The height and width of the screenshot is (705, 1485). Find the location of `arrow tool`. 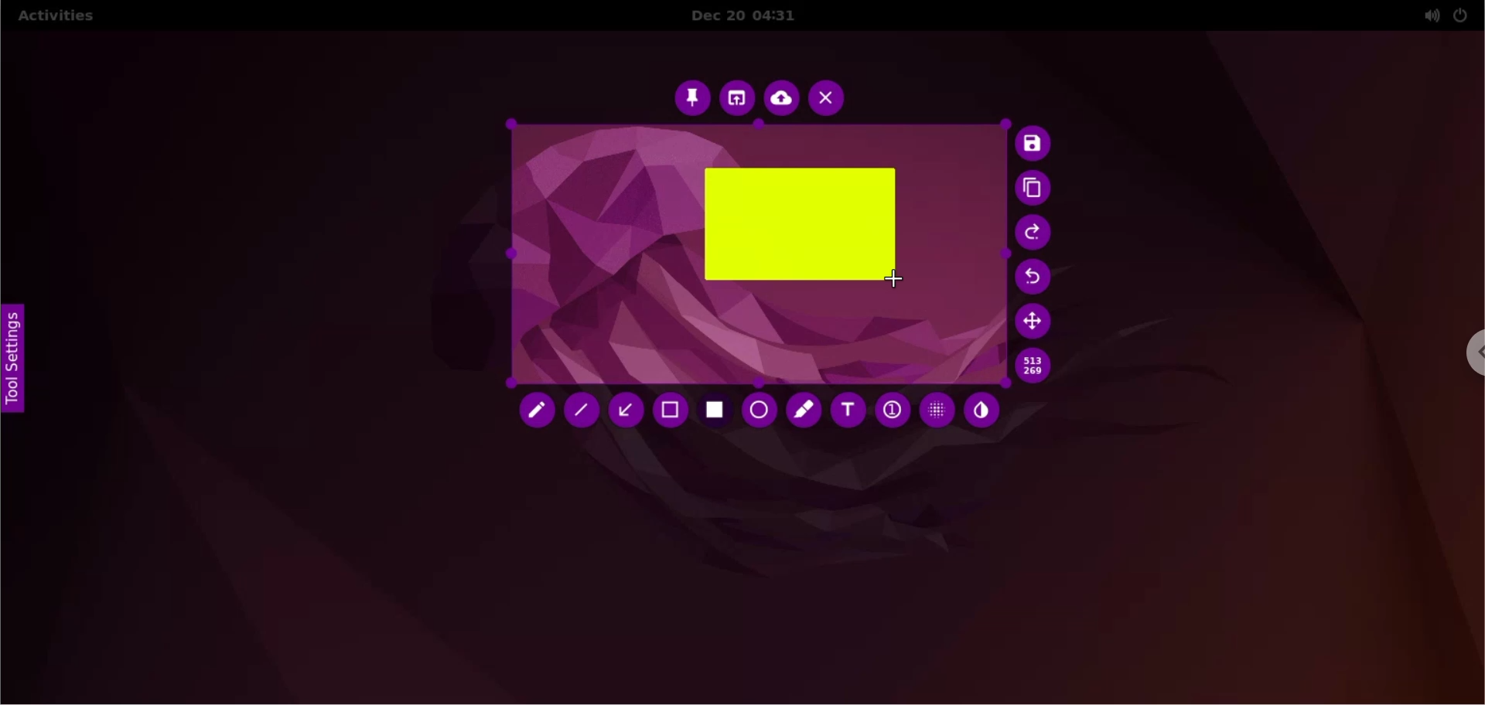

arrow tool is located at coordinates (624, 414).